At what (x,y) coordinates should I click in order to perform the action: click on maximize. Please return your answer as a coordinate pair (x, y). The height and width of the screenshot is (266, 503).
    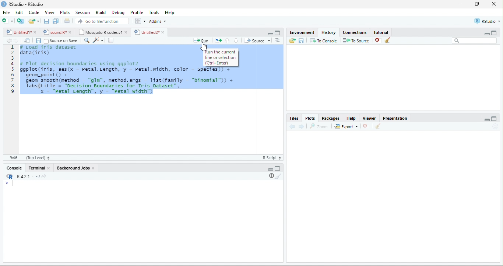
    Looking at the image, I should click on (494, 32).